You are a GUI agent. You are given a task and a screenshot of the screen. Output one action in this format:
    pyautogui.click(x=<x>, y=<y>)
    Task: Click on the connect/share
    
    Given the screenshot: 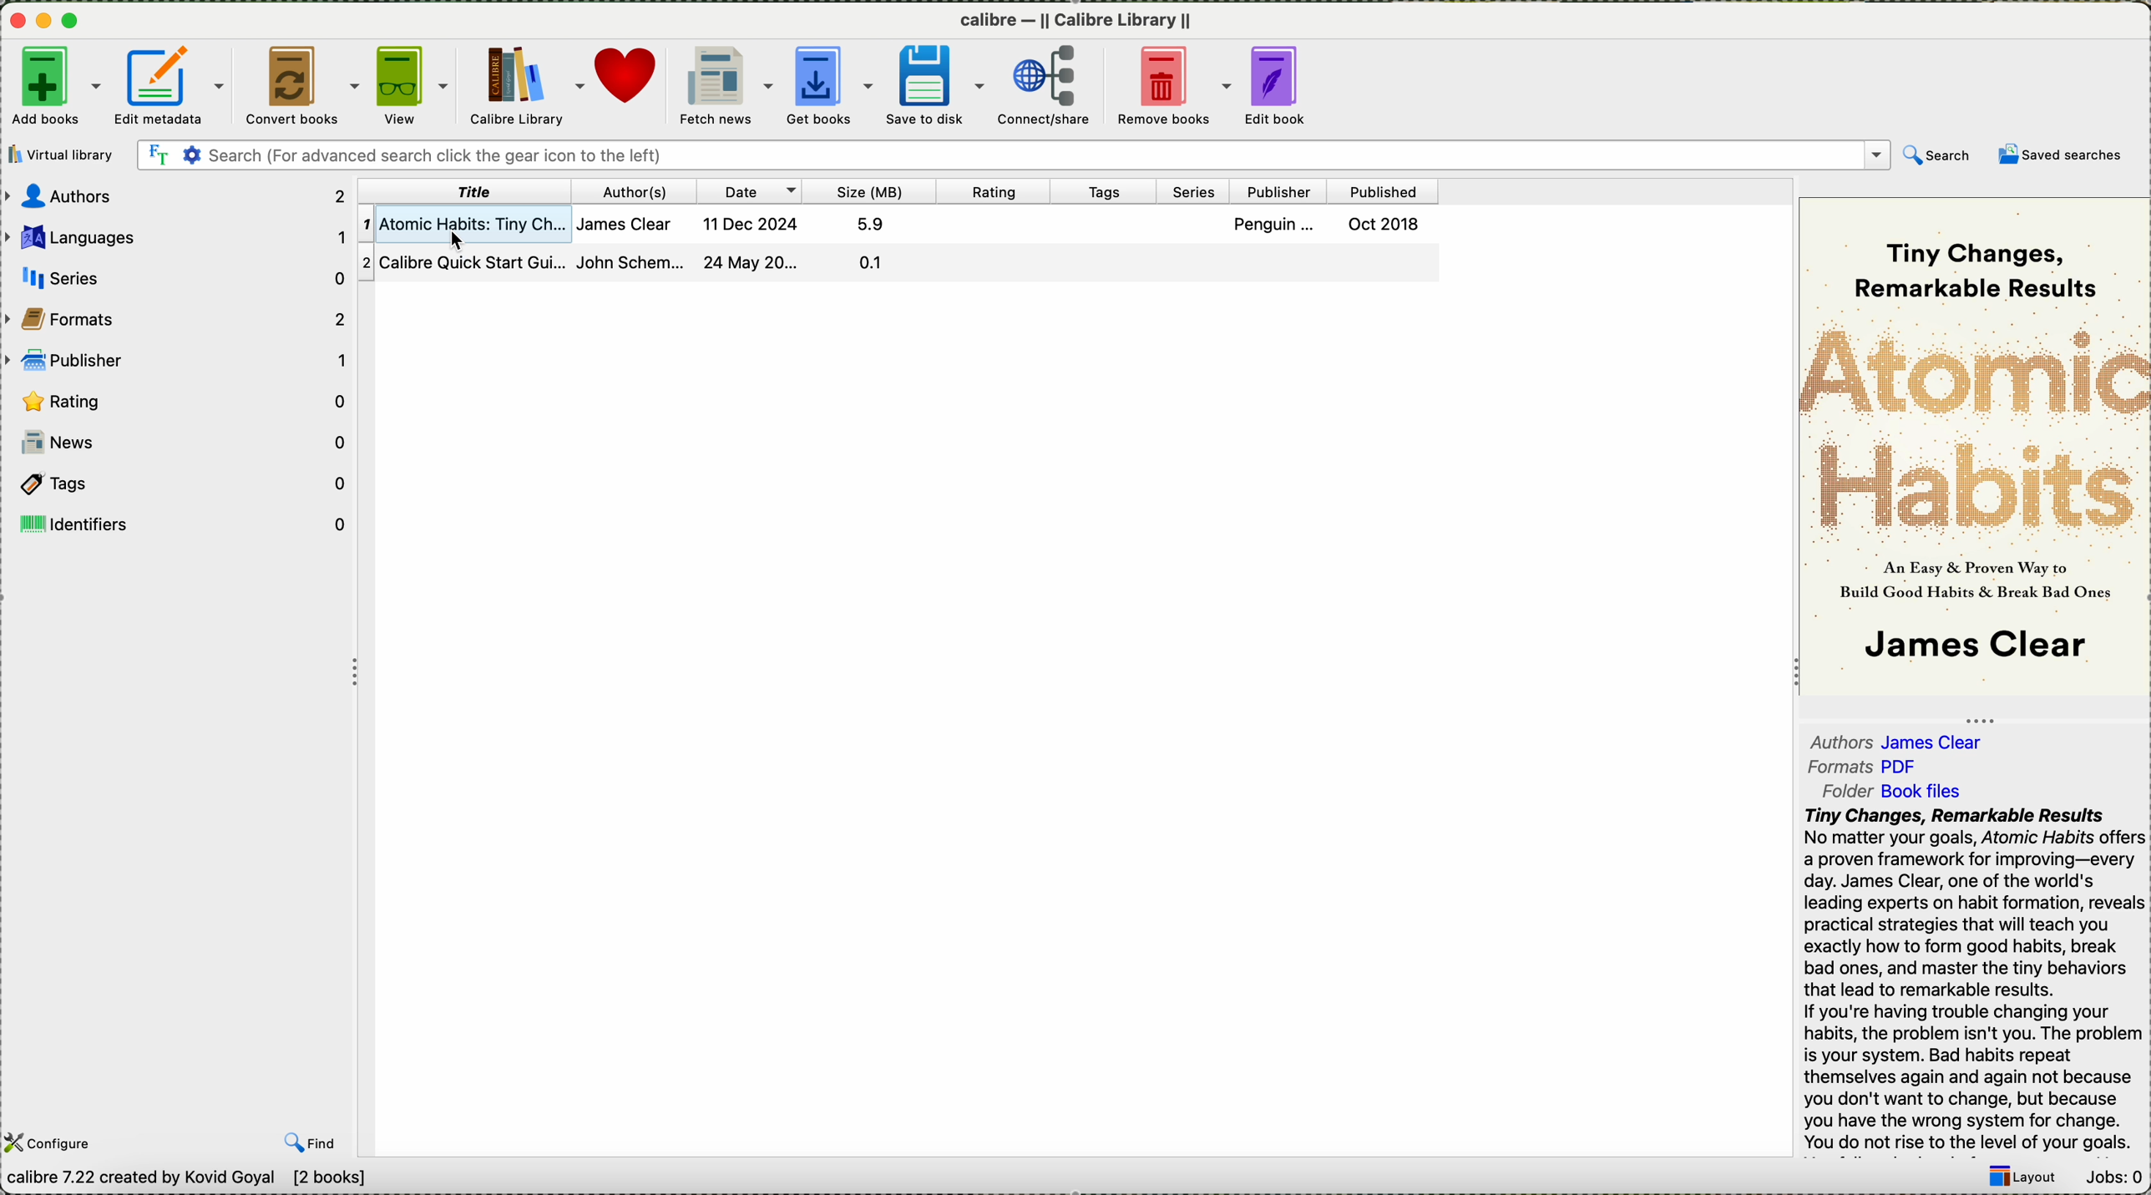 What is the action you would take?
    pyautogui.click(x=1047, y=85)
    